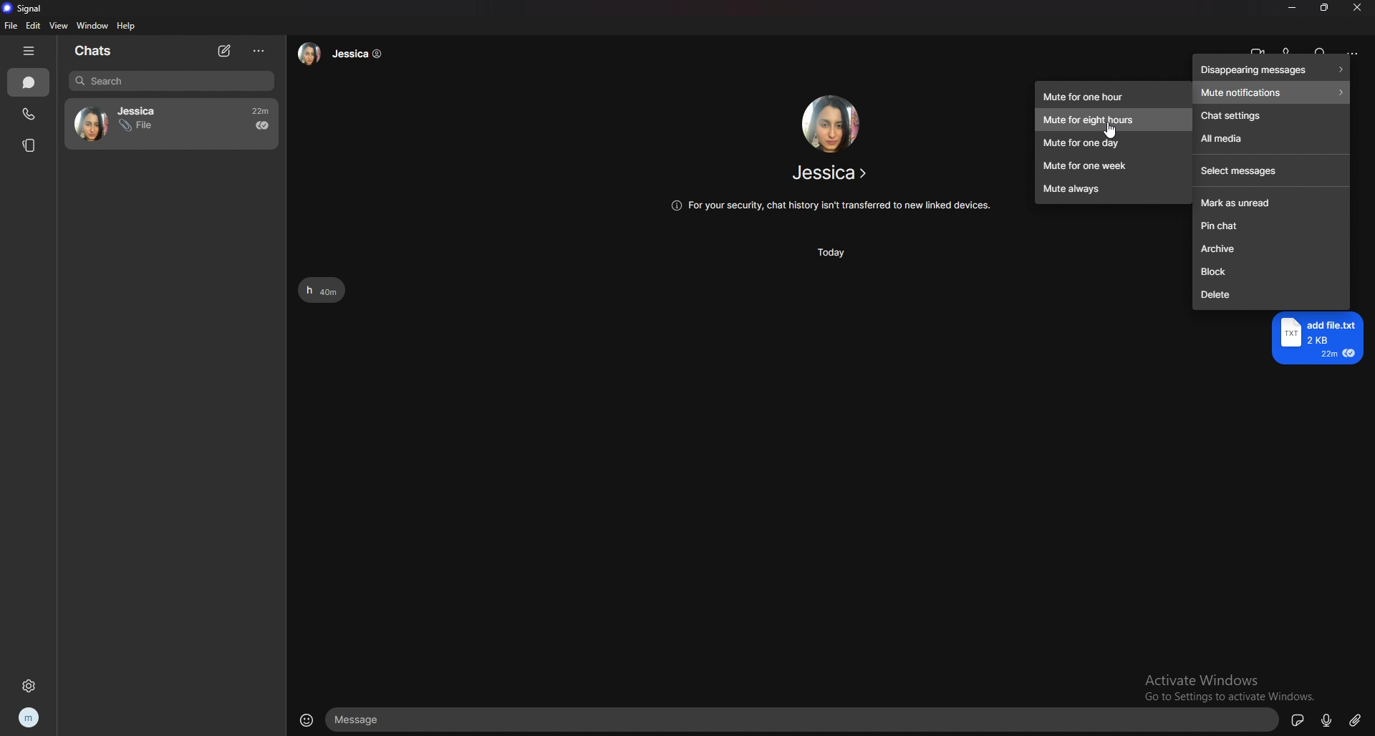 The width and height of the screenshot is (1375, 736). Describe the element at coordinates (30, 147) in the screenshot. I see `stories` at that location.